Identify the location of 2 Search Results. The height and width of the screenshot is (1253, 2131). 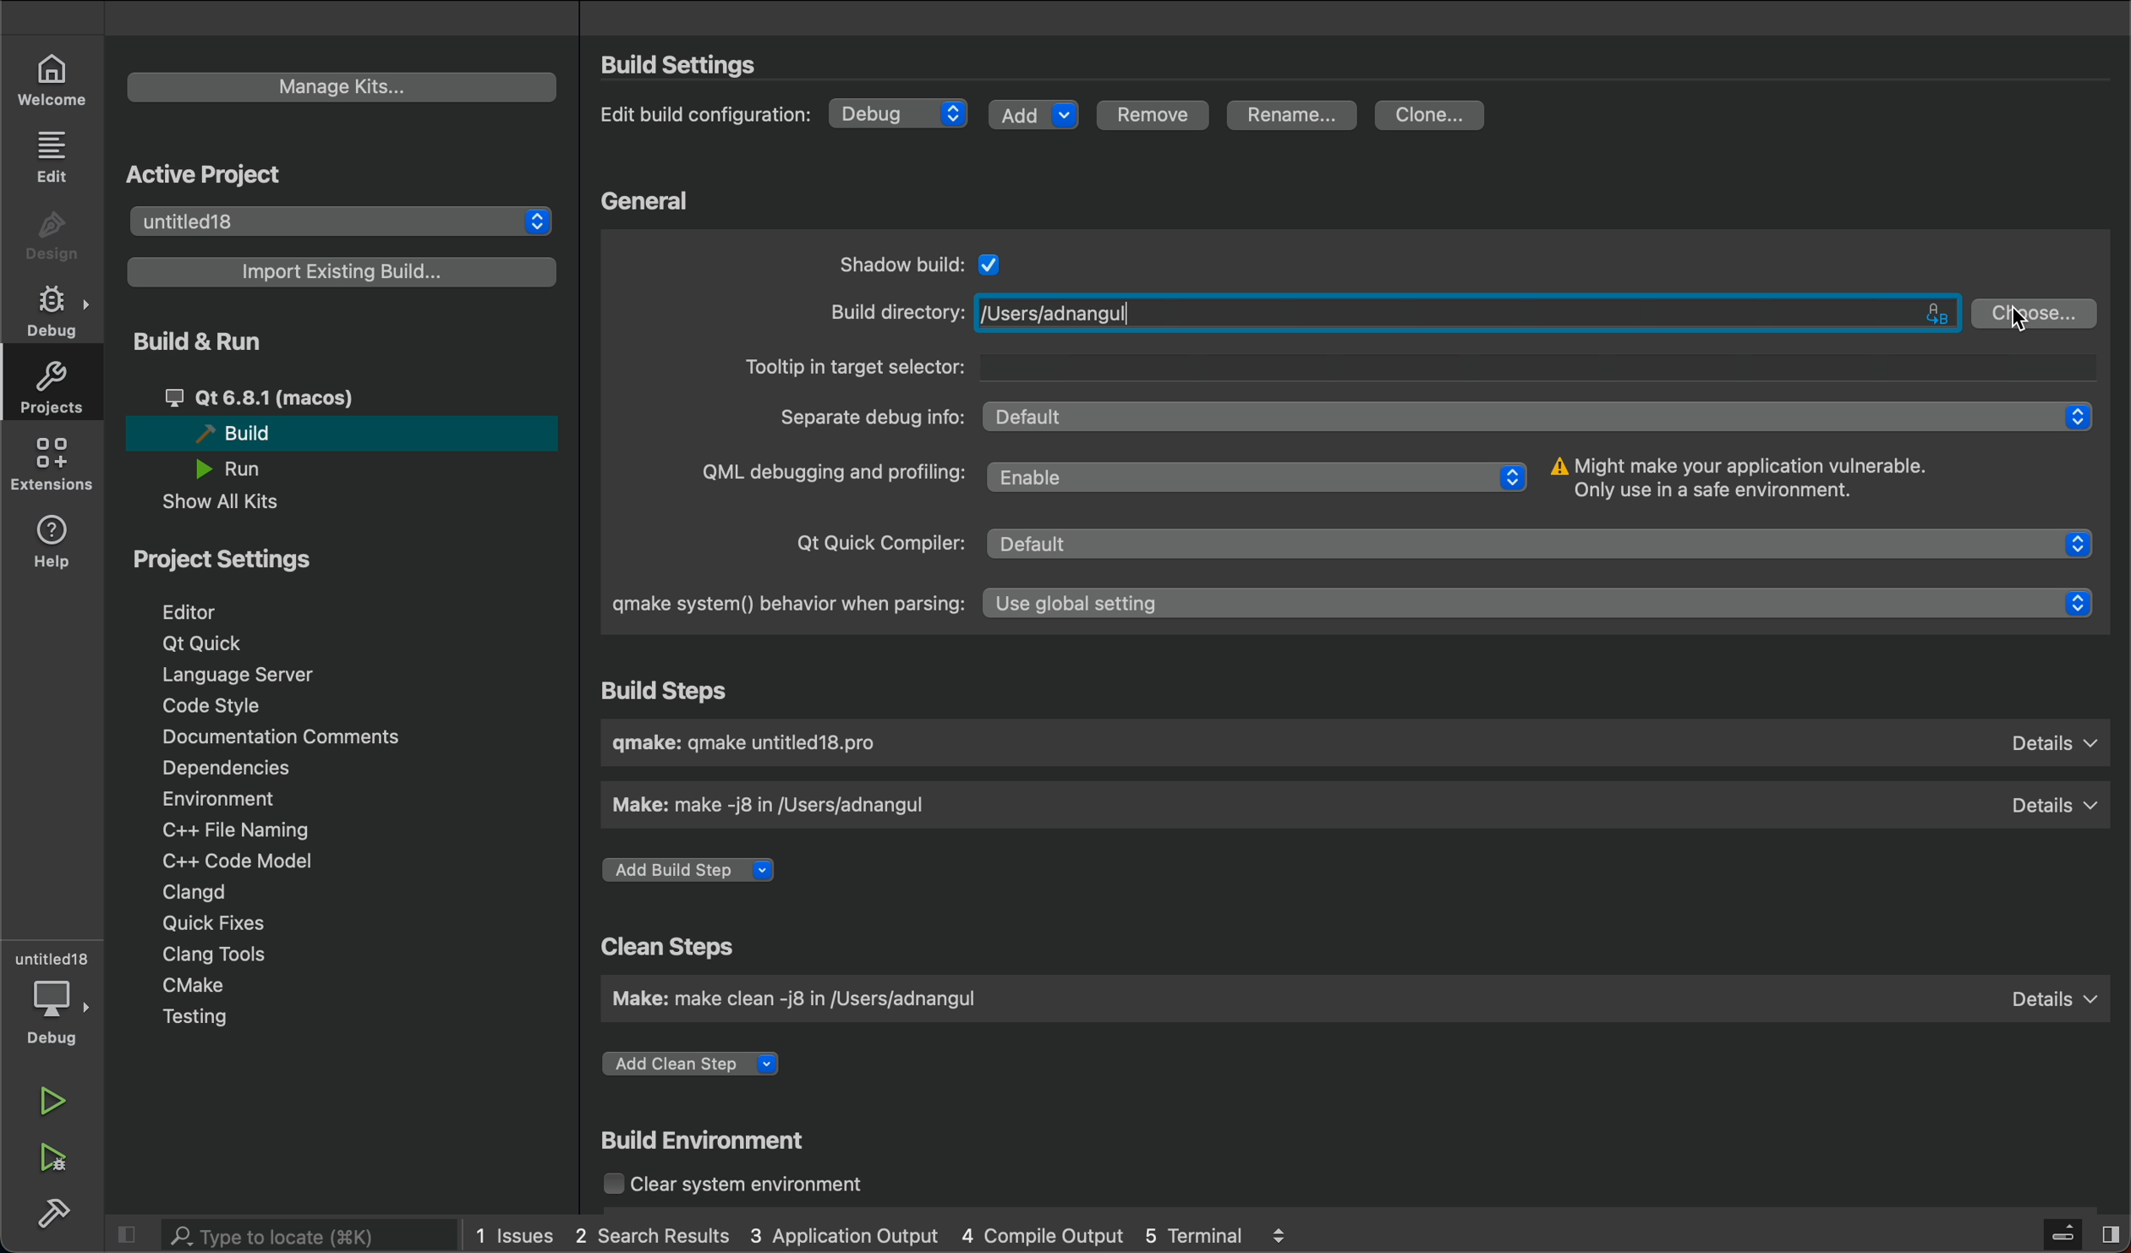
(650, 1233).